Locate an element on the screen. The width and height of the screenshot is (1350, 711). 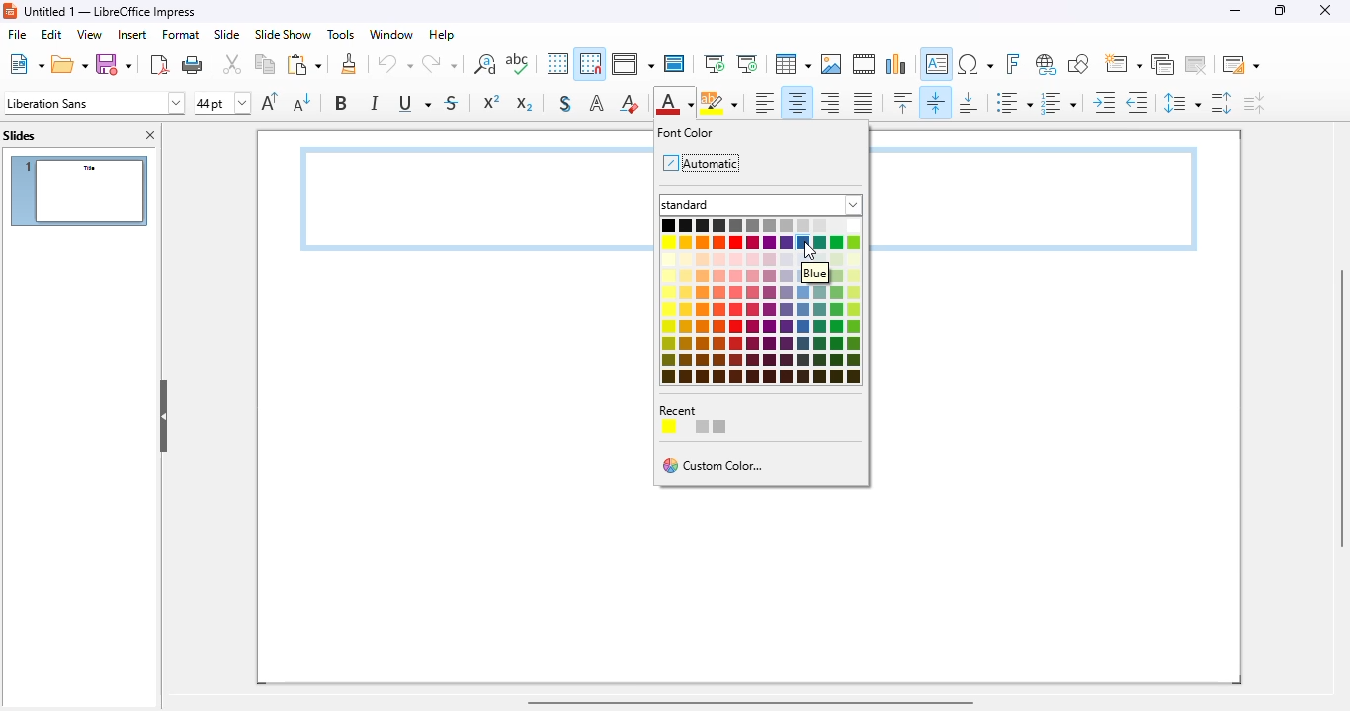
redo is located at coordinates (440, 63).